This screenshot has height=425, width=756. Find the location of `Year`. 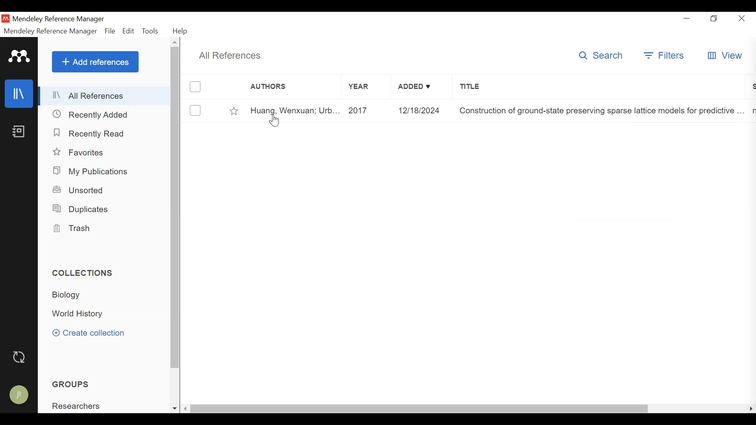

Year is located at coordinates (422, 111).